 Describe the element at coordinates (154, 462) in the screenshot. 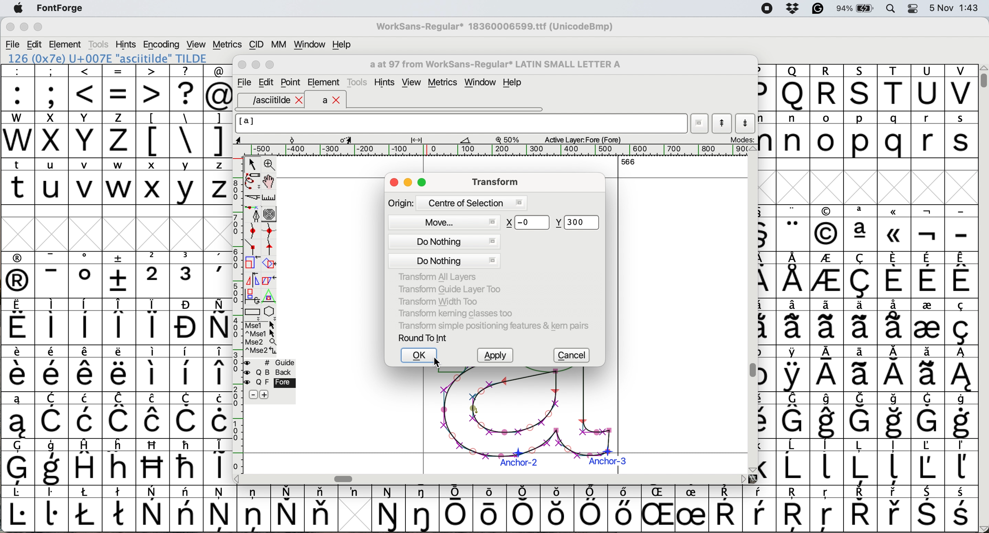

I see `` at that location.